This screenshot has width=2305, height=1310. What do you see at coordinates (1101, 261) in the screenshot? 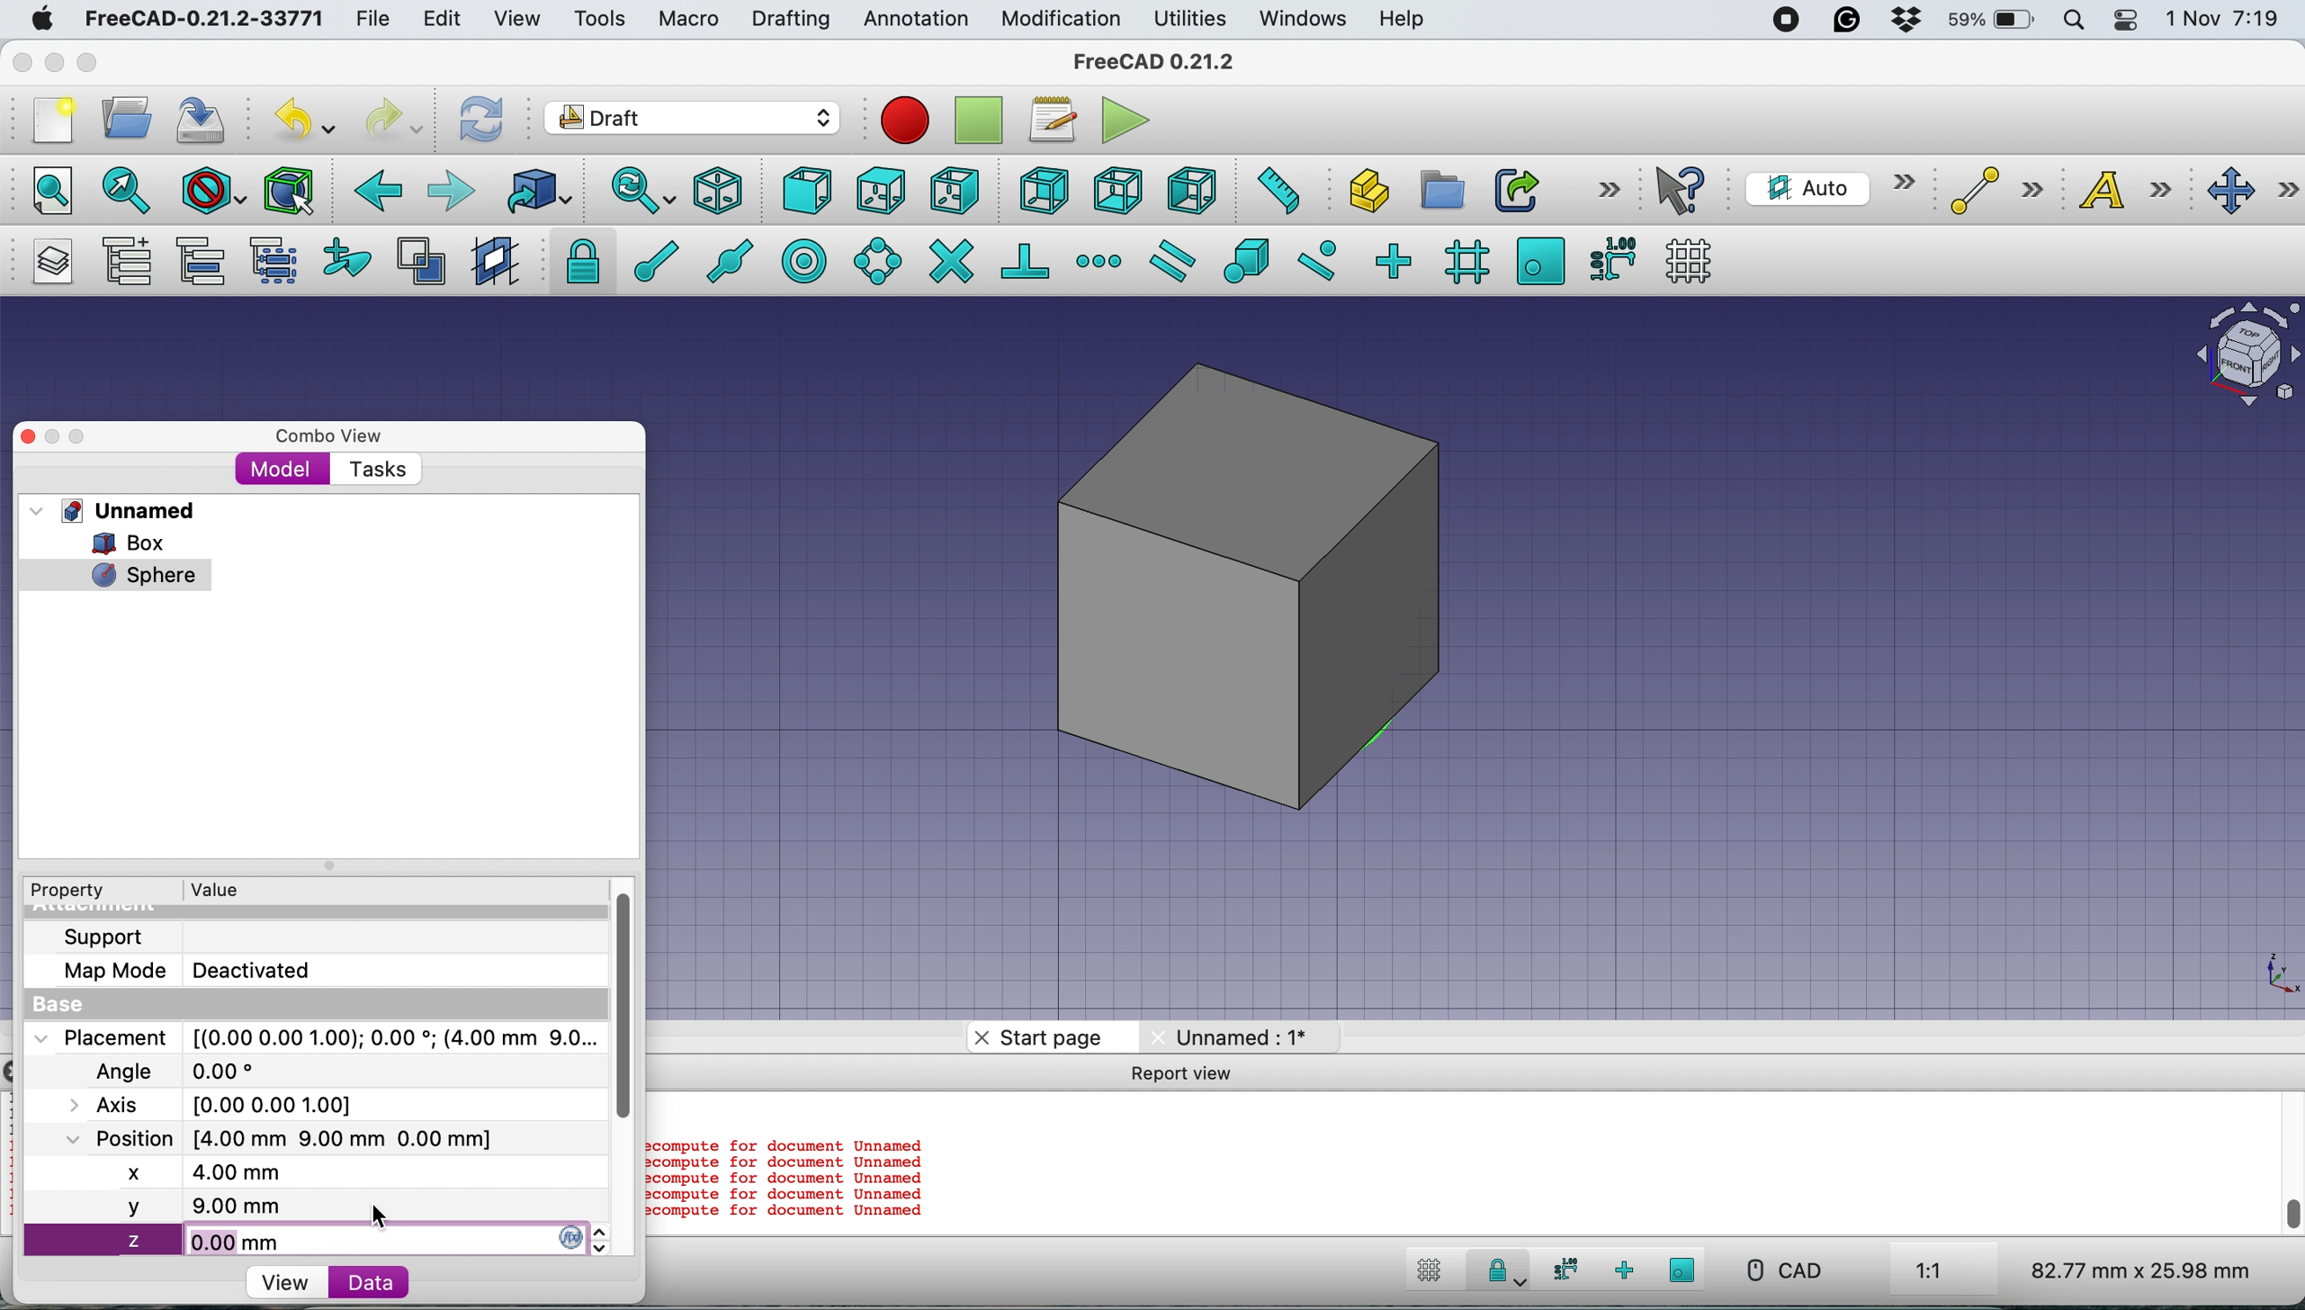
I see `snap extension` at bounding box center [1101, 261].